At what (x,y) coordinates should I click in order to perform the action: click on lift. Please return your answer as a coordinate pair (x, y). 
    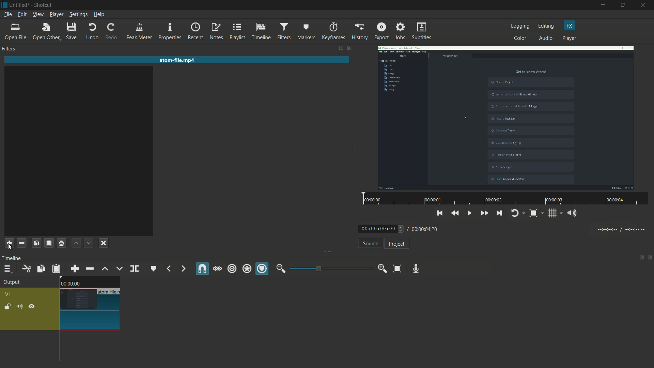
    Looking at the image, I should click on (105, 269).